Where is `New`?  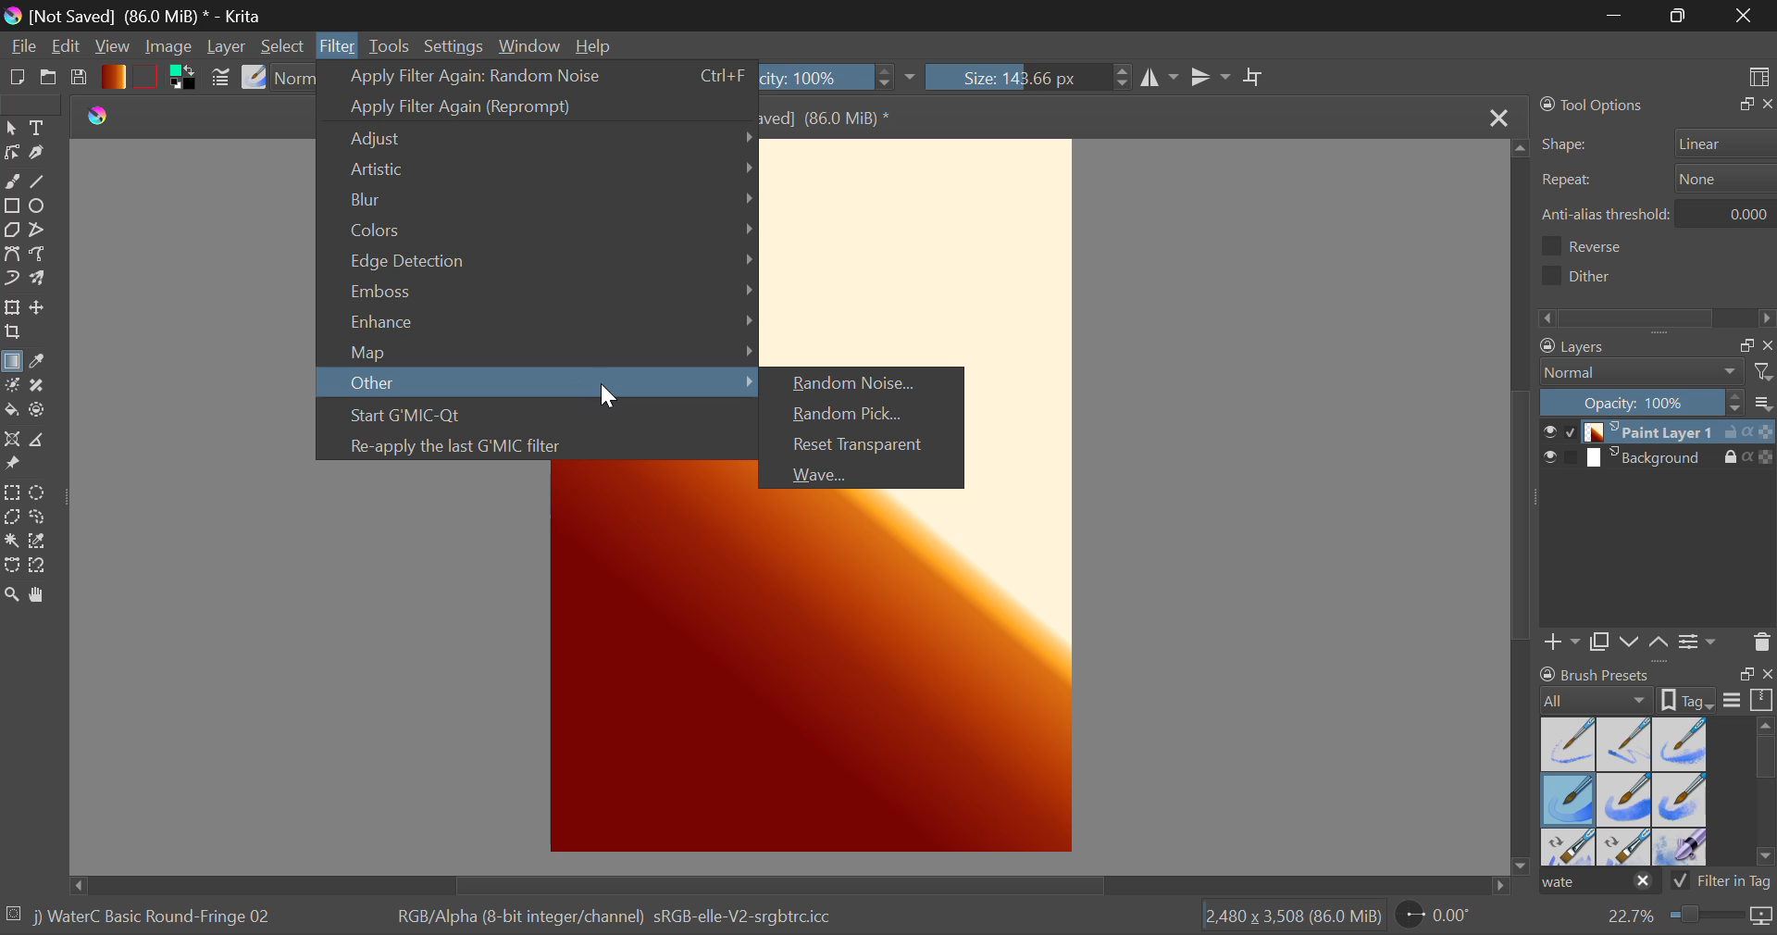 New is located at coordinates (17, 78).